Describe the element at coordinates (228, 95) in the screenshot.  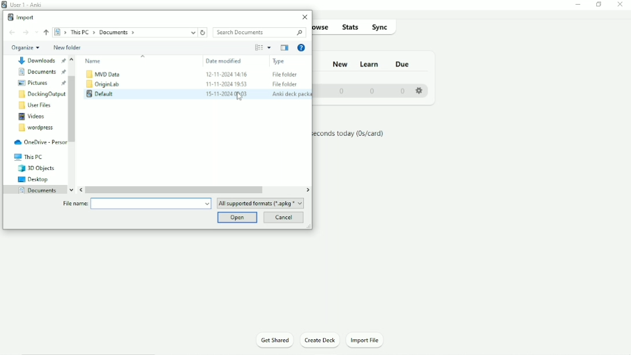
I see `15-11-2024    00:03` at that location.